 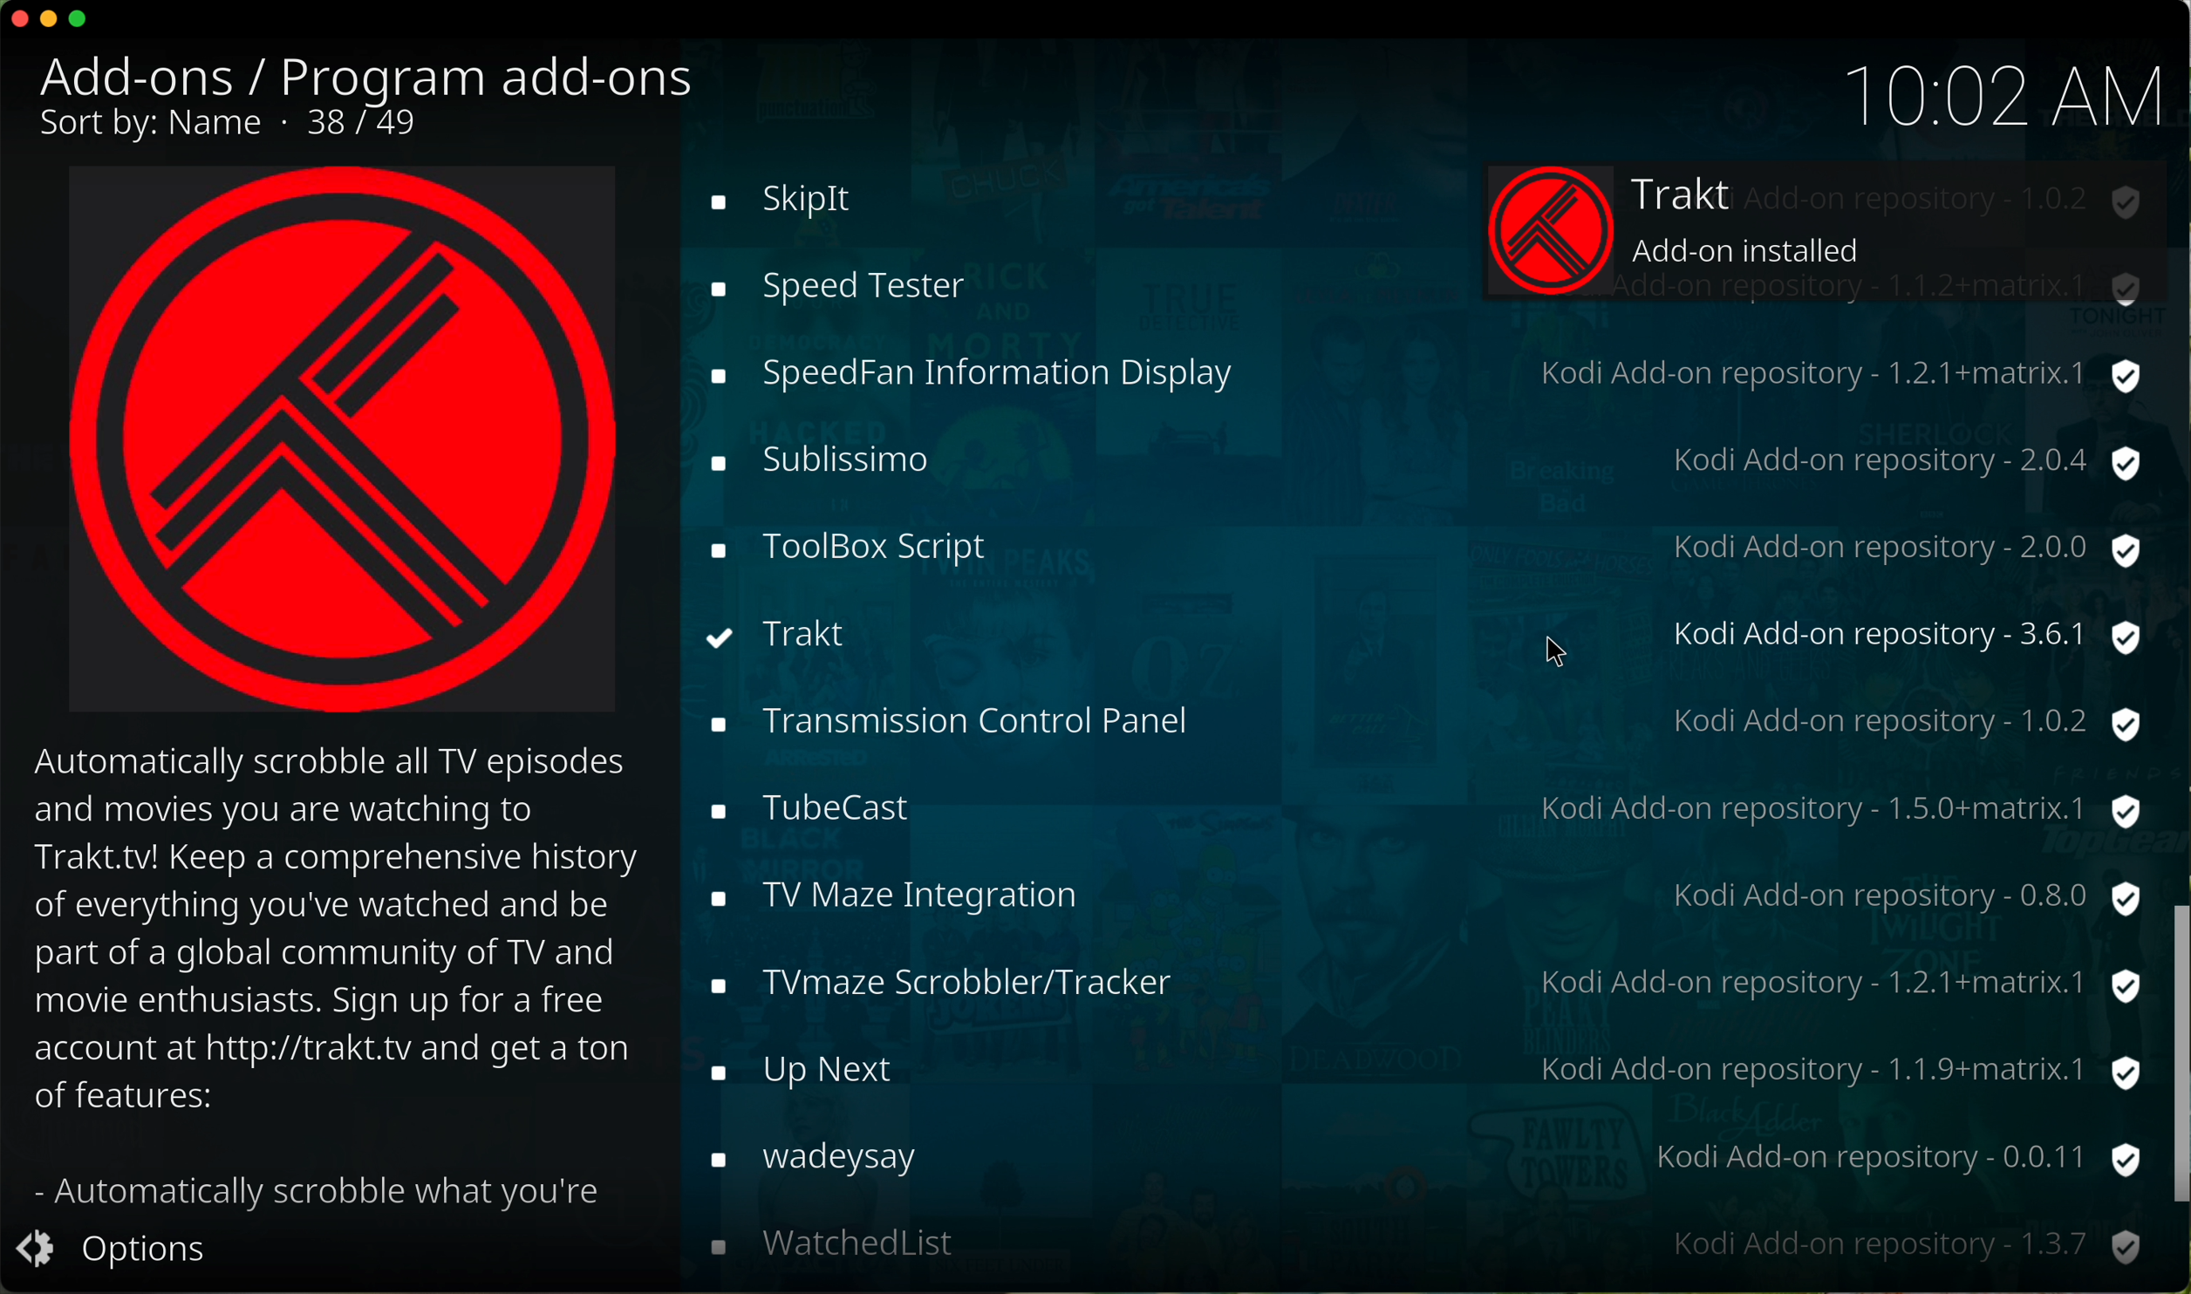 I want to click on add-ons , so click(x=157, y=77).